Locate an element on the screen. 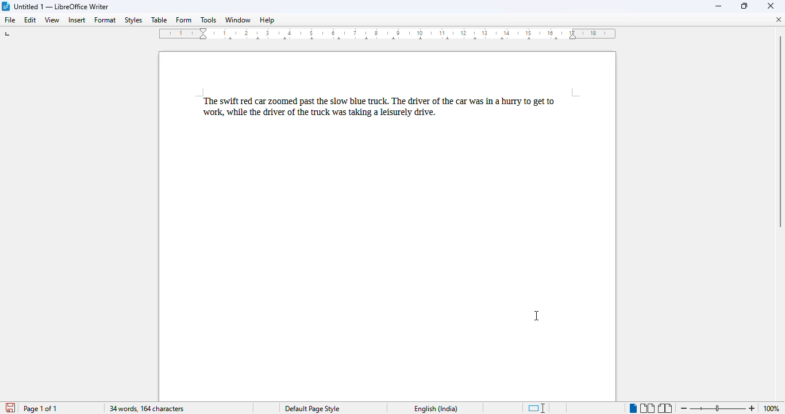 Image resolution: width=785 pixels, height=414 pixels. Untitled 1 -- LibreOffice Writer is located at coordinates (62, 7).